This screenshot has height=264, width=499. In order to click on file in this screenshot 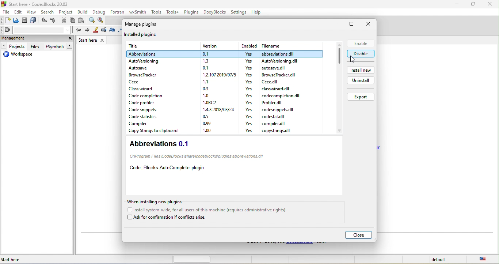, I will do `click(277, 131)`.